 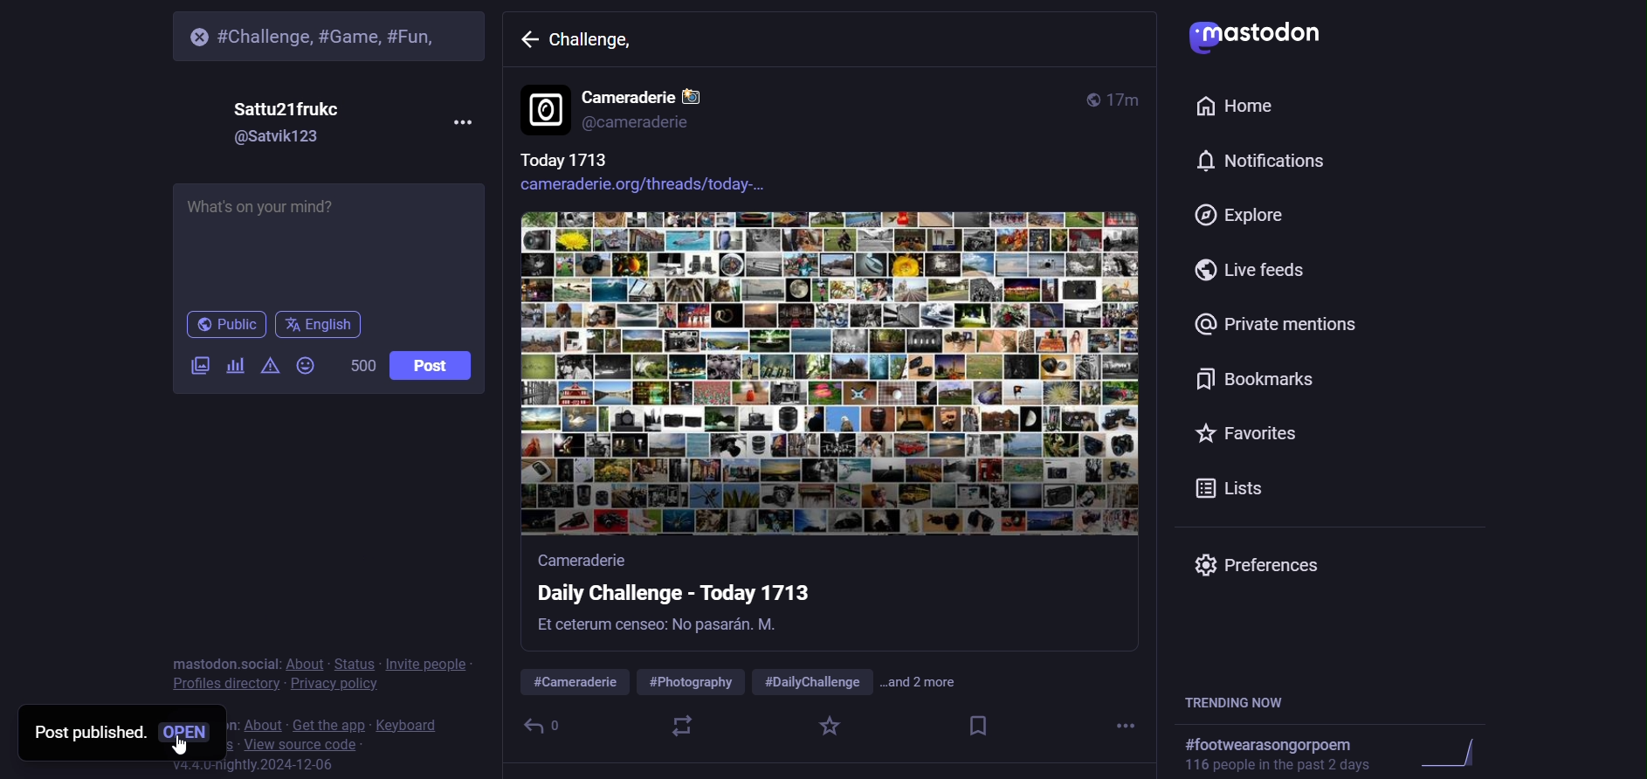 I want to click on back, so click(x=527, y=42).